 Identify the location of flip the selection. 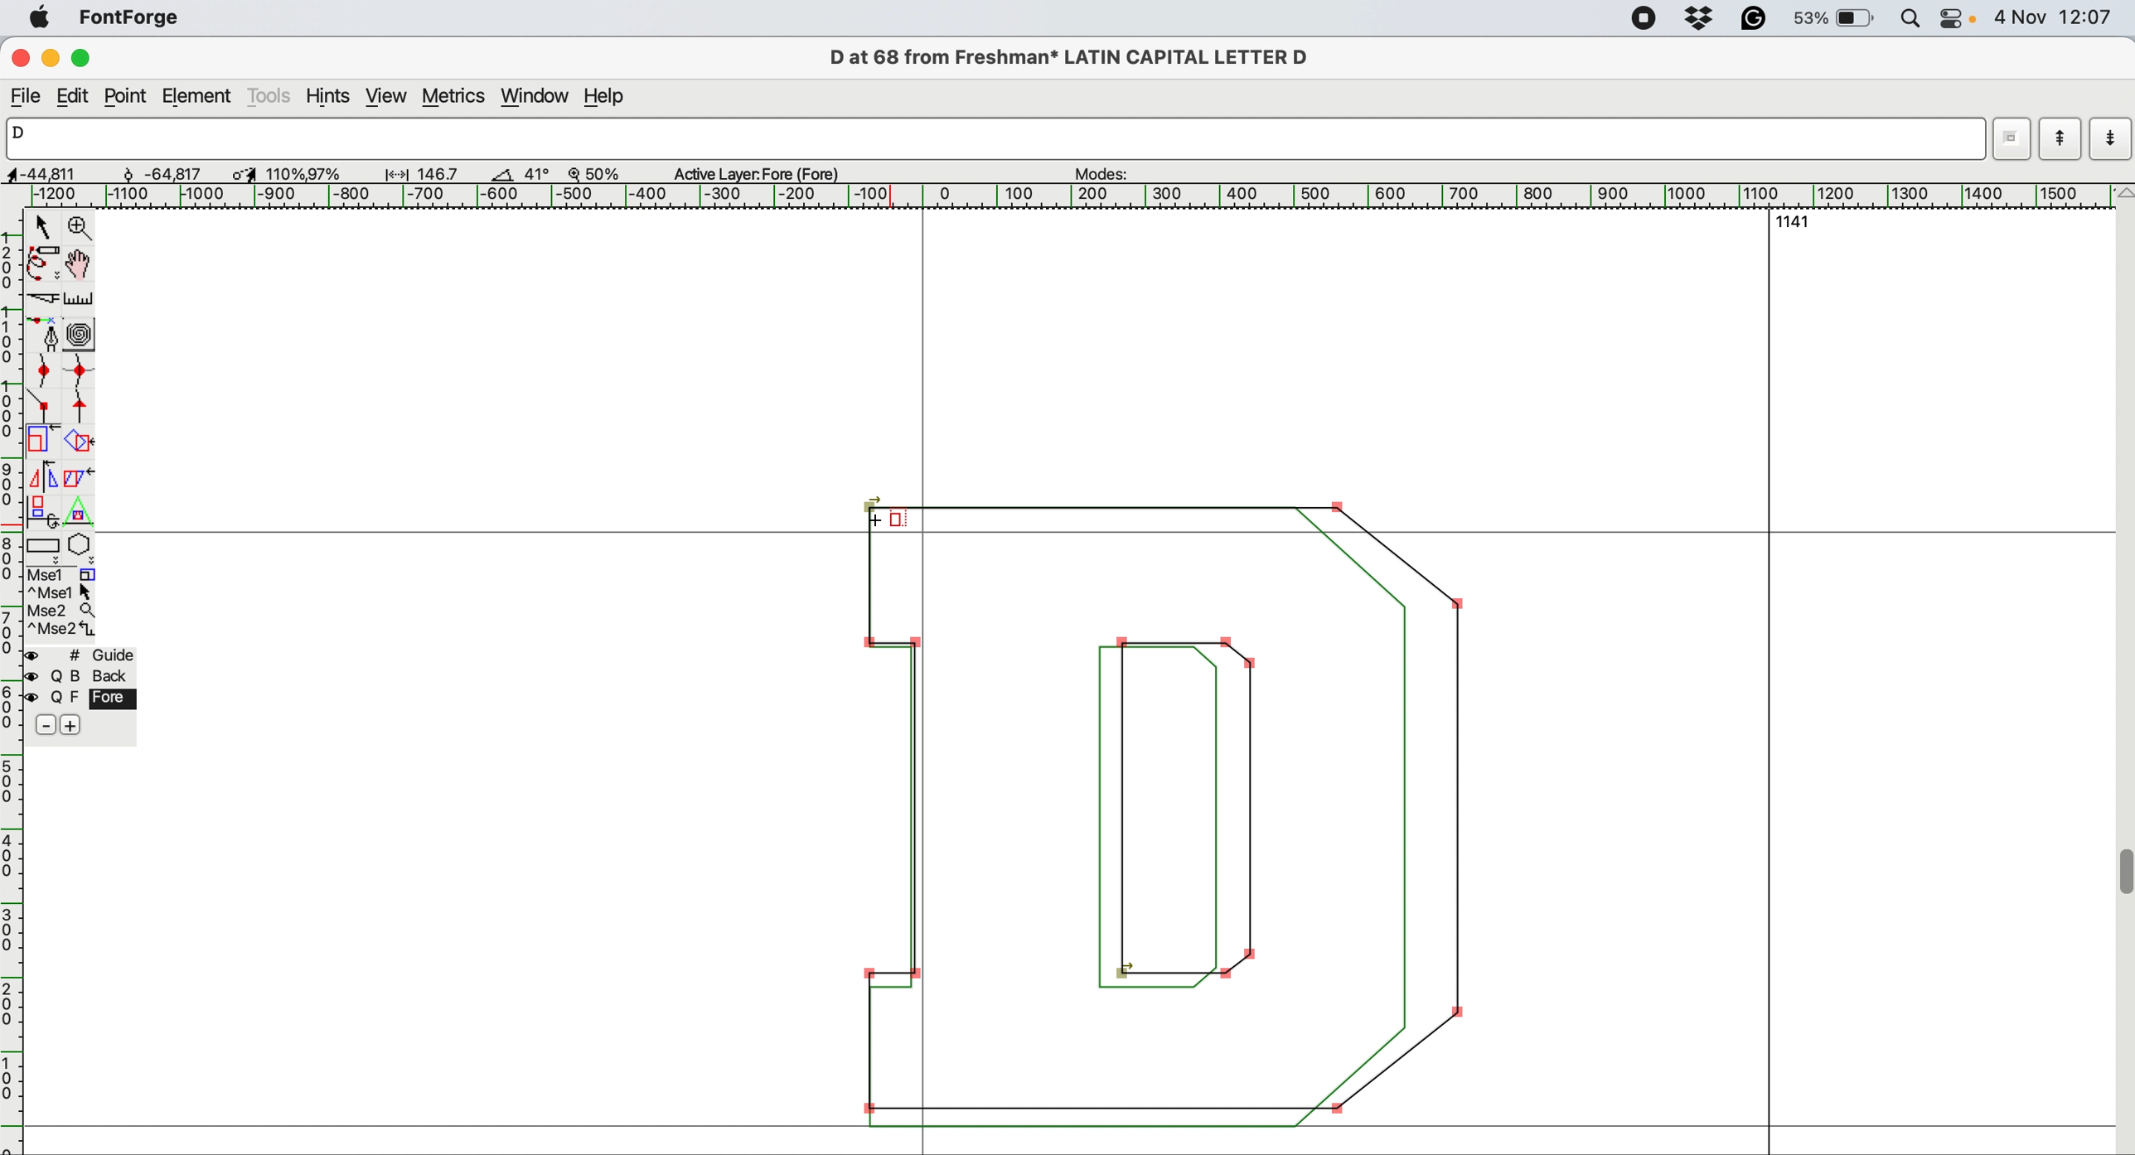
(44, 478).